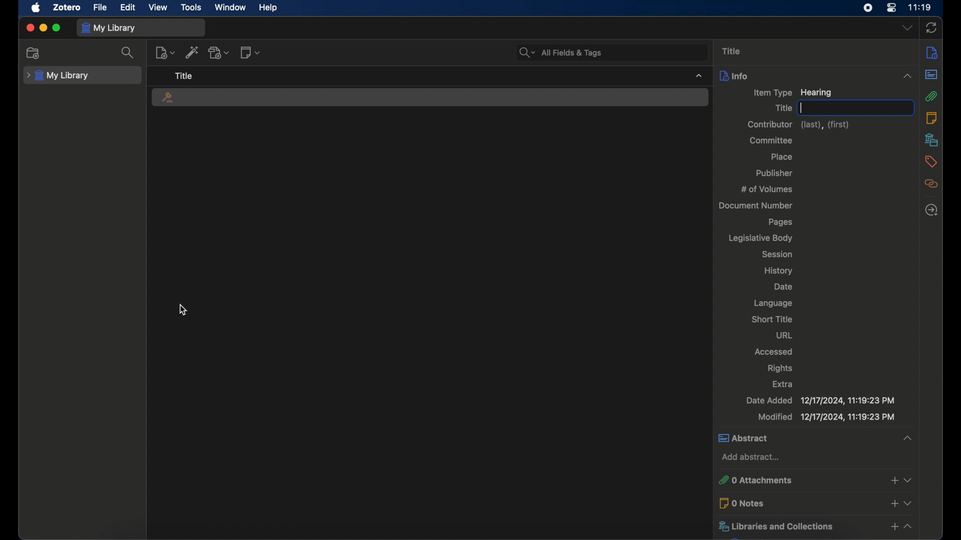  I want to click on 0 attachments, so click(817, 480).